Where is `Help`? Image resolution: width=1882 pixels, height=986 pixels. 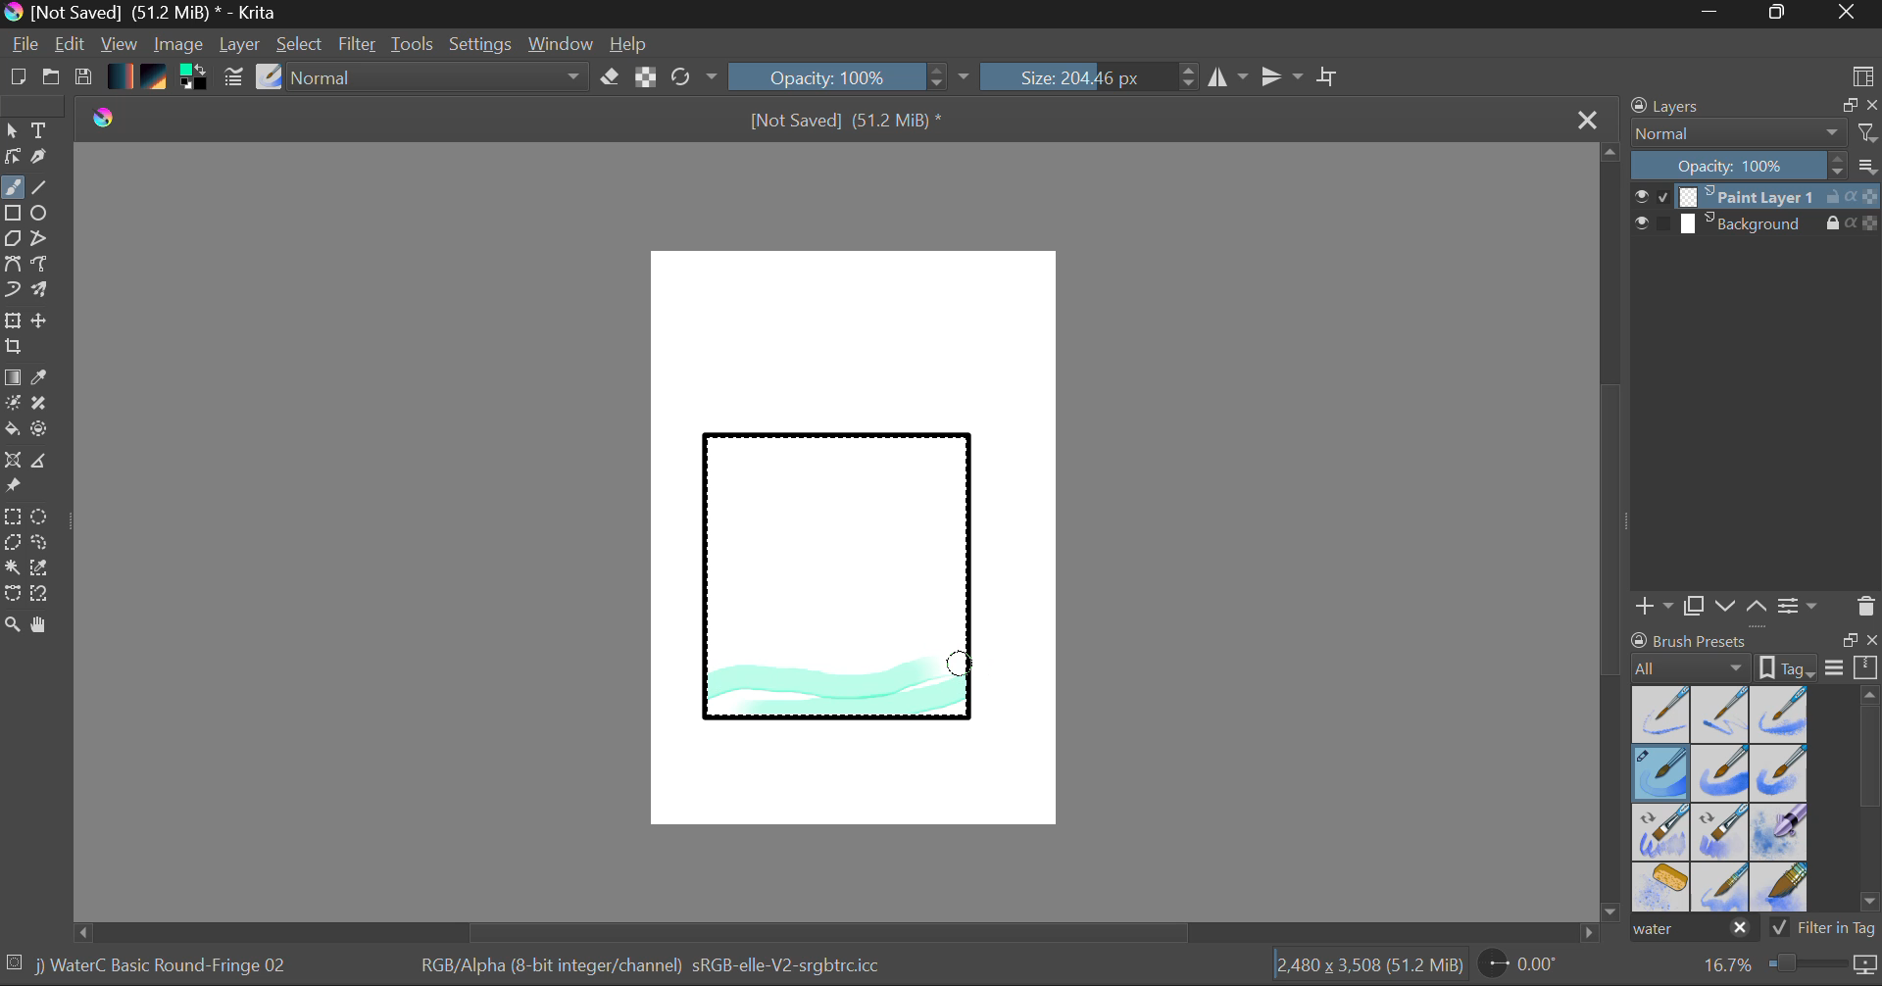
Help is located at coordinates (629, 44).